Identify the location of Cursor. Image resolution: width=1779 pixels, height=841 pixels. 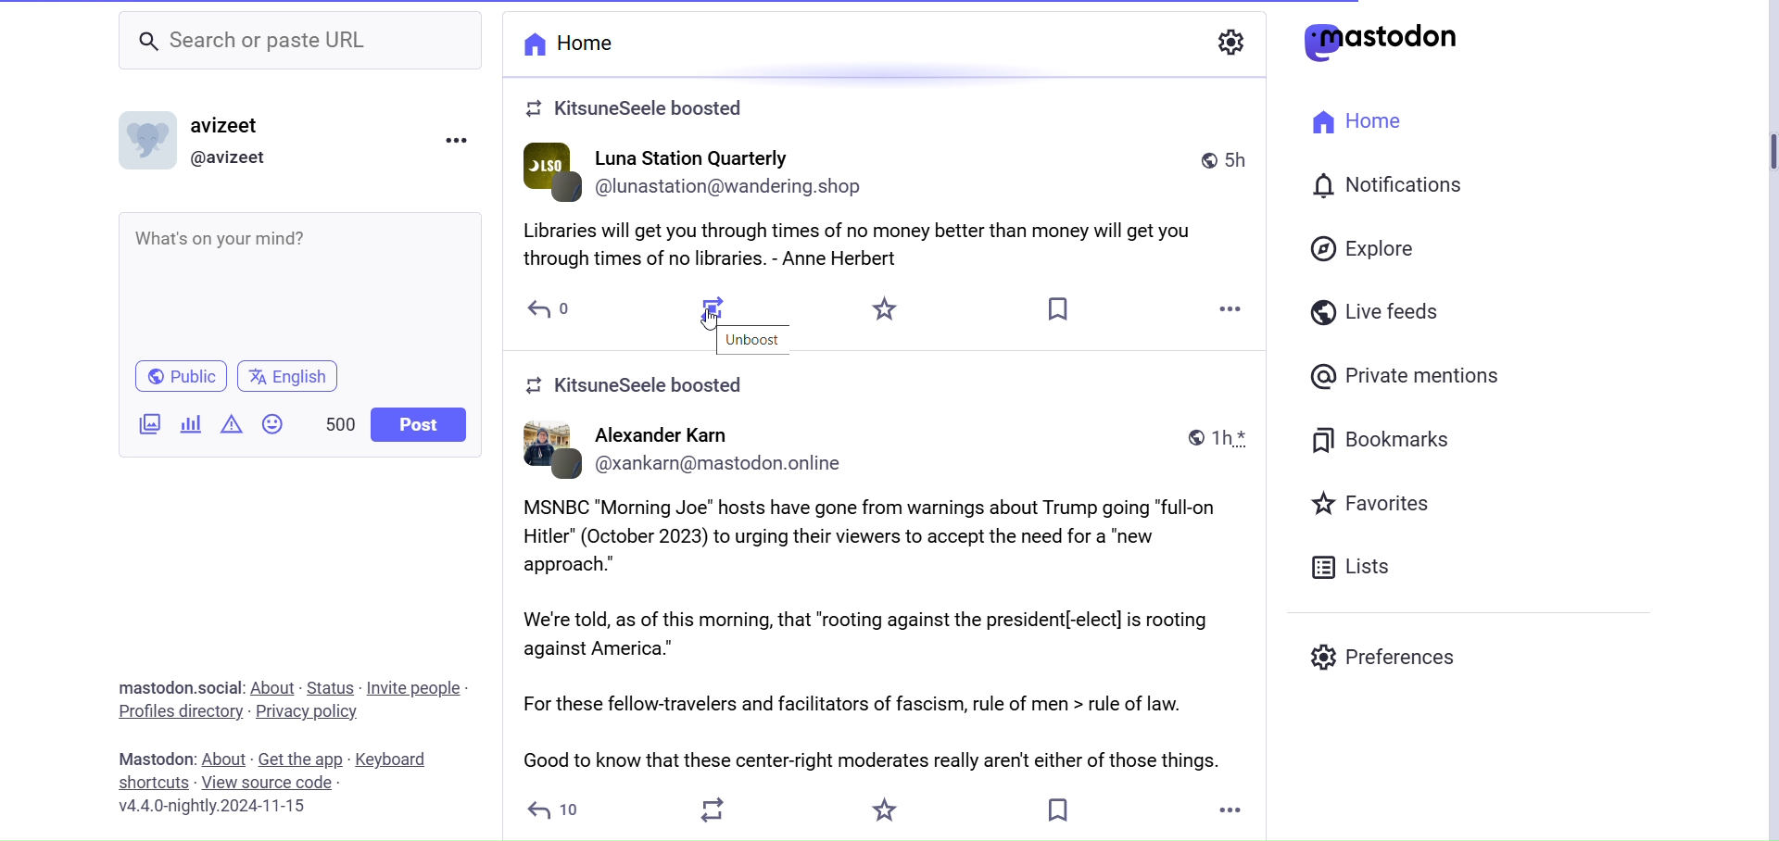
(710, 321).